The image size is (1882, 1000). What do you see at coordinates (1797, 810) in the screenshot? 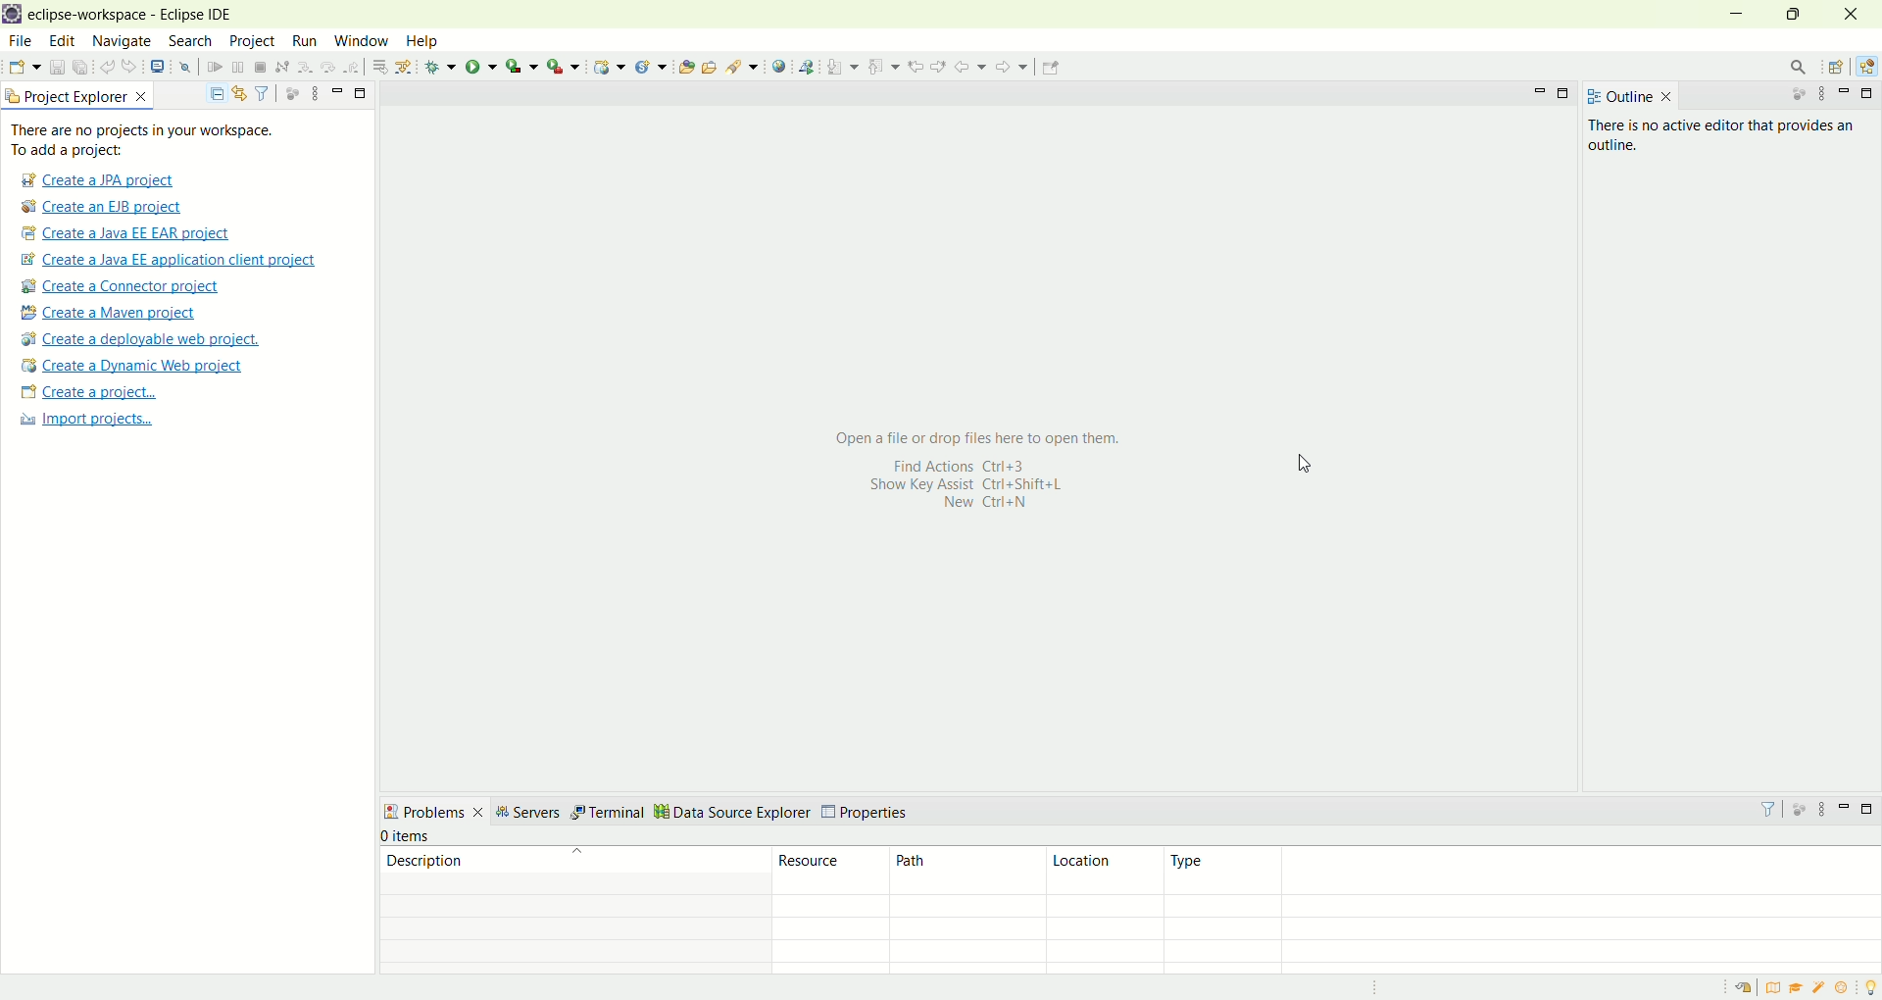
I see `focus on active task` at bounding box center [1797, 810].